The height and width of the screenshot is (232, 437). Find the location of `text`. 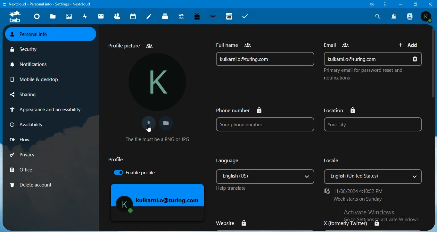

text is located at coordinates (338, 43).